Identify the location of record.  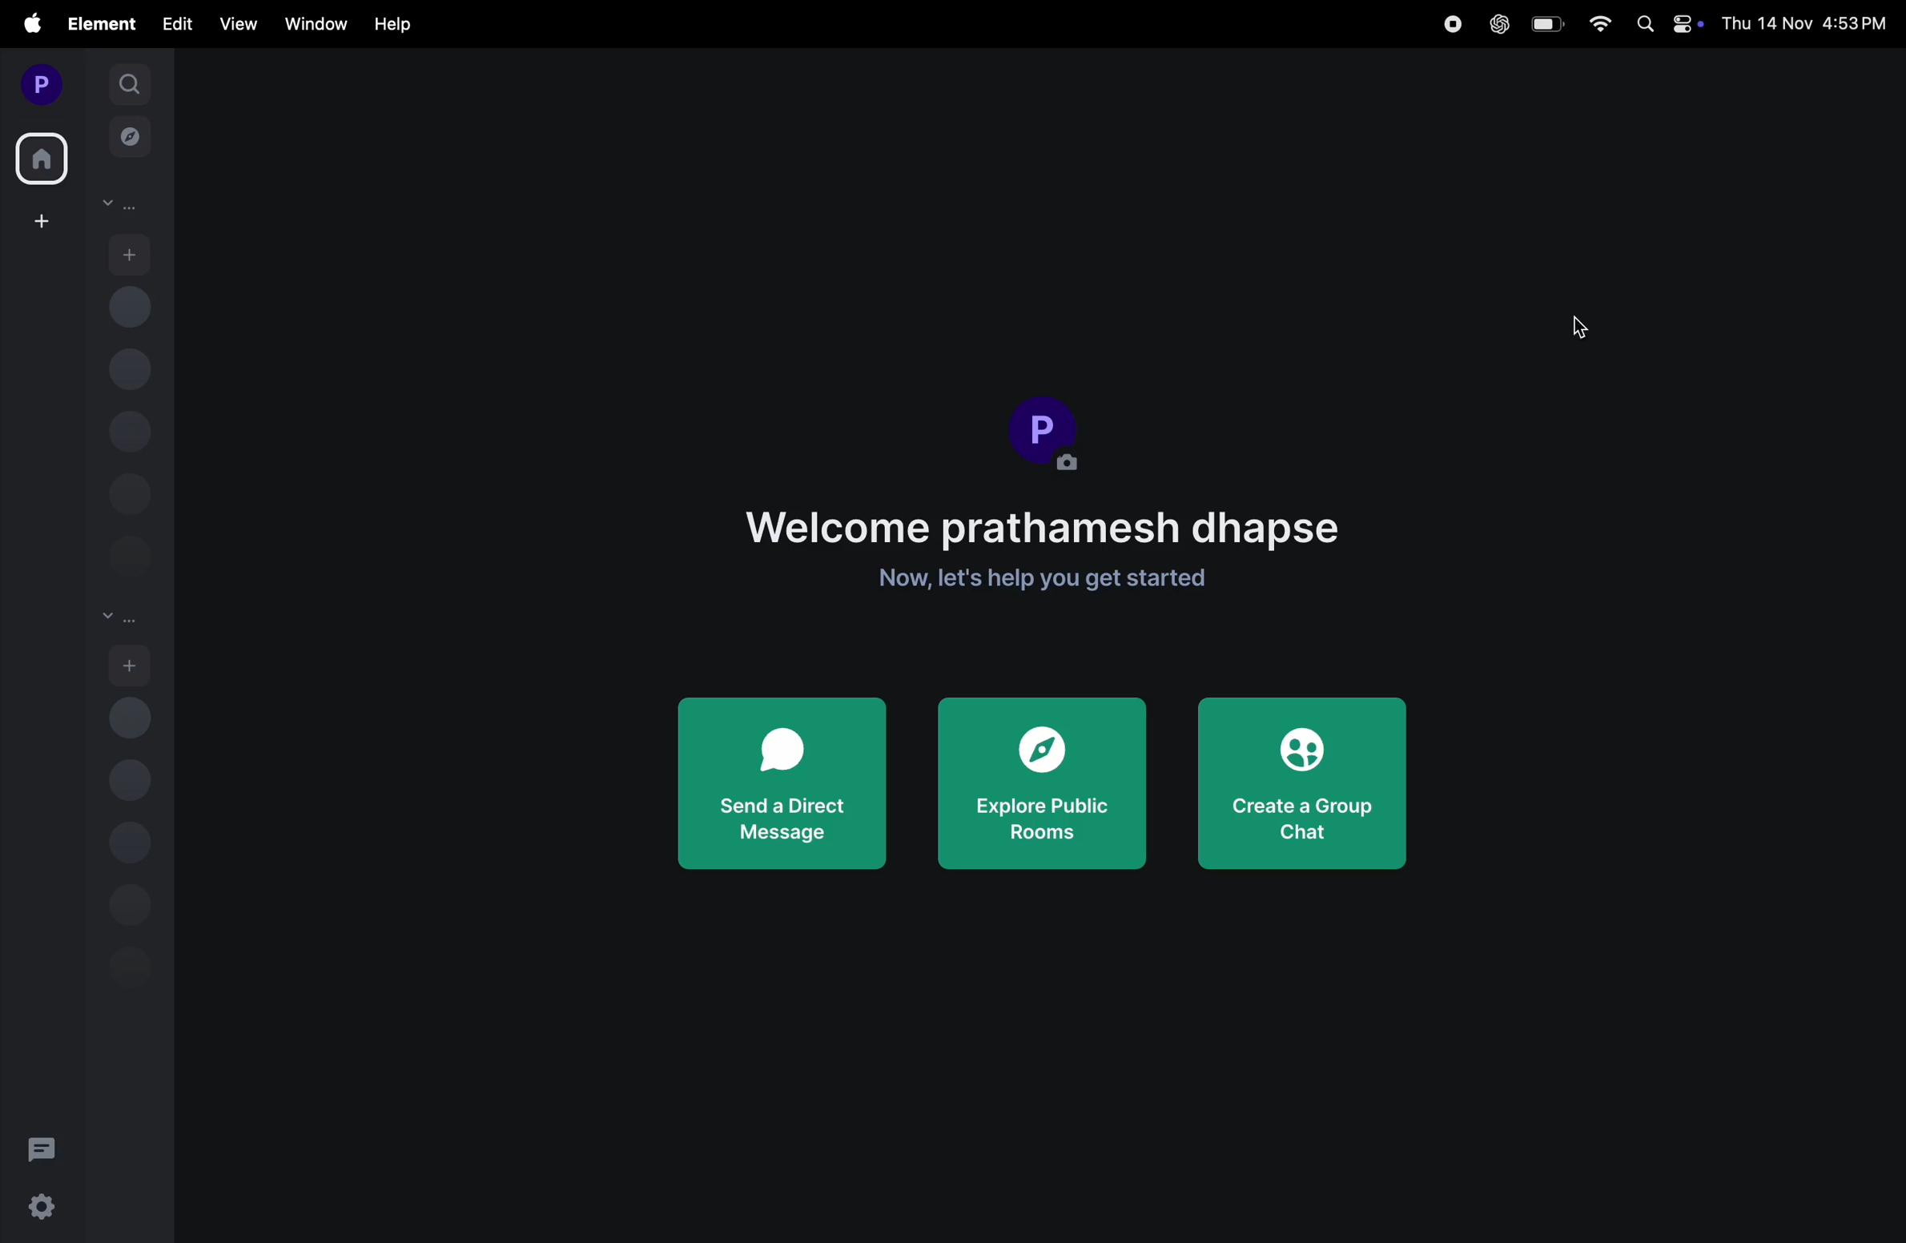
(1451, 24).